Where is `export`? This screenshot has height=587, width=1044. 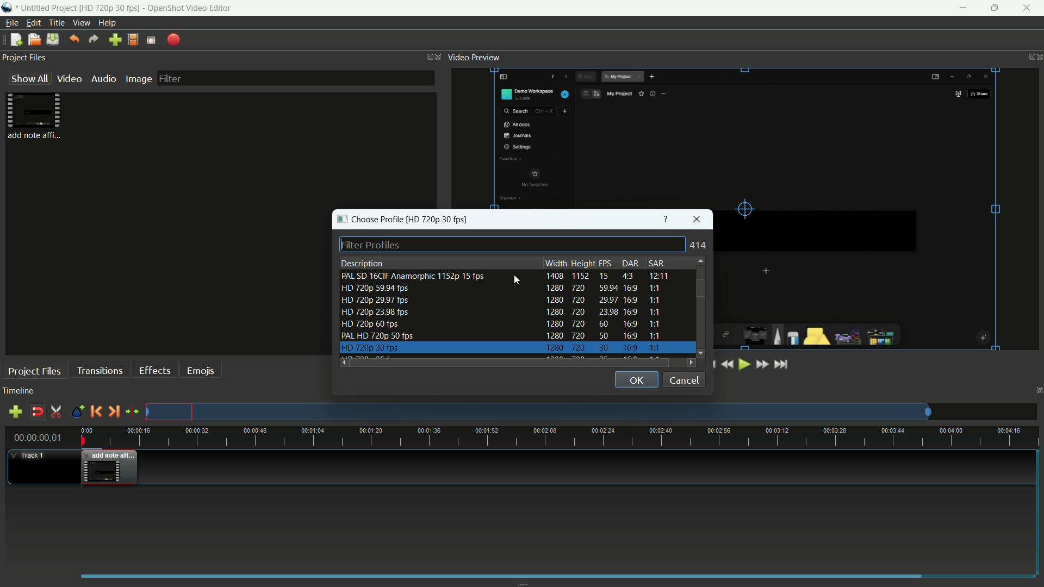 export is located at coordinates (173, 41).